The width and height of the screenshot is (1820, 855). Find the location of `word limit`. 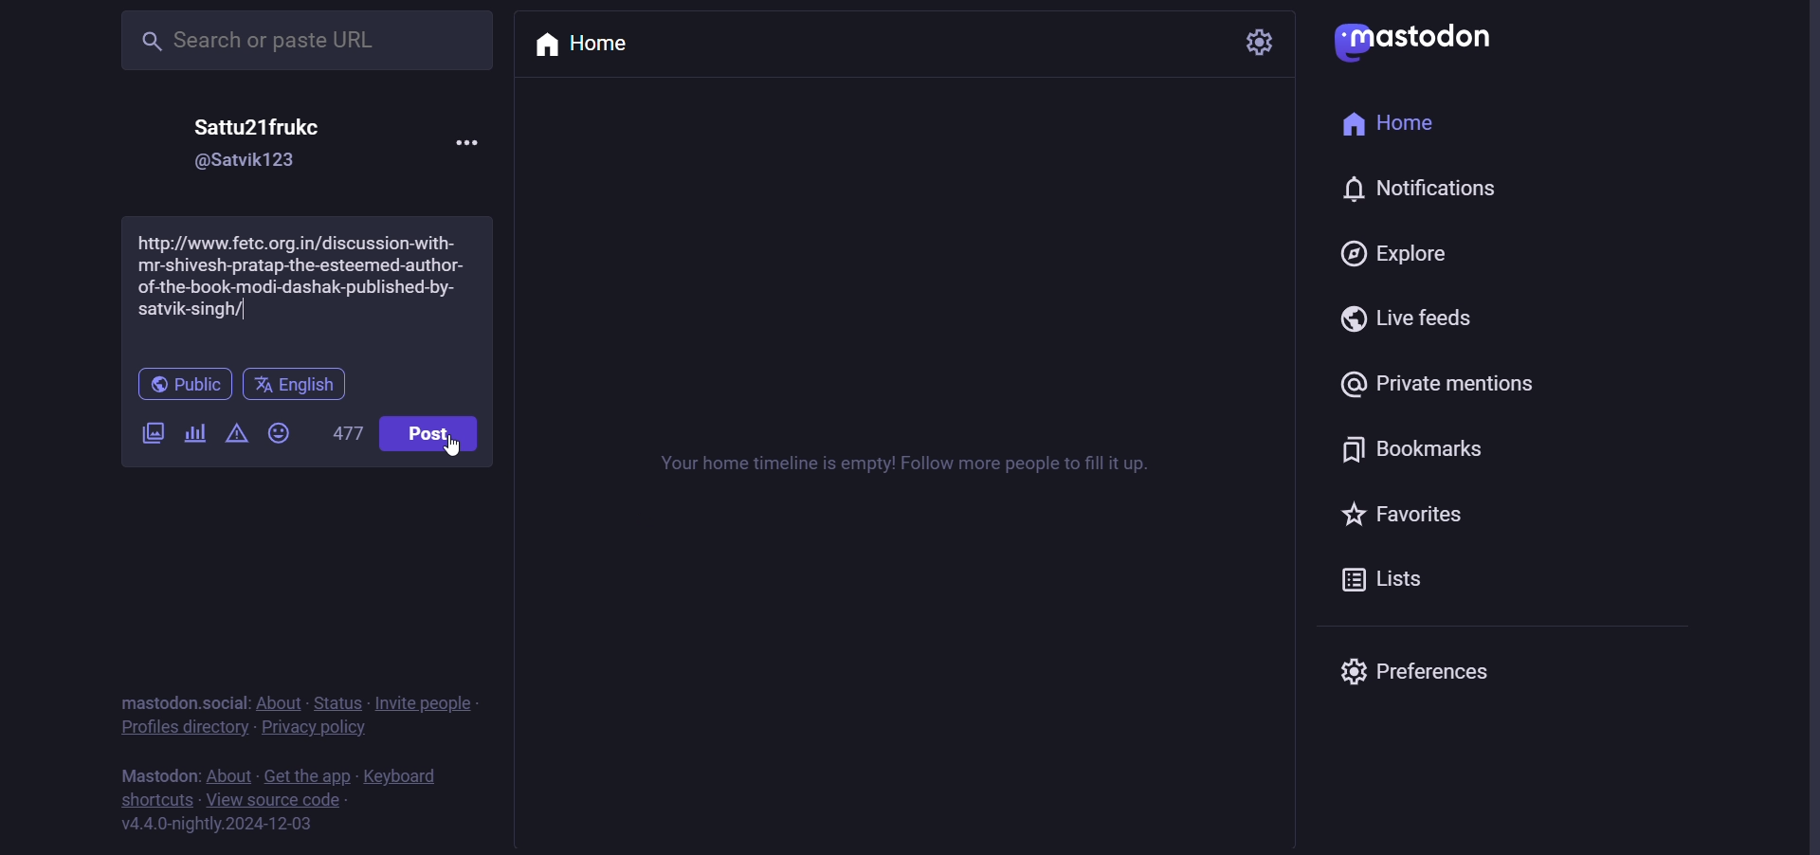

word limit is located at coordinates (351, 435).